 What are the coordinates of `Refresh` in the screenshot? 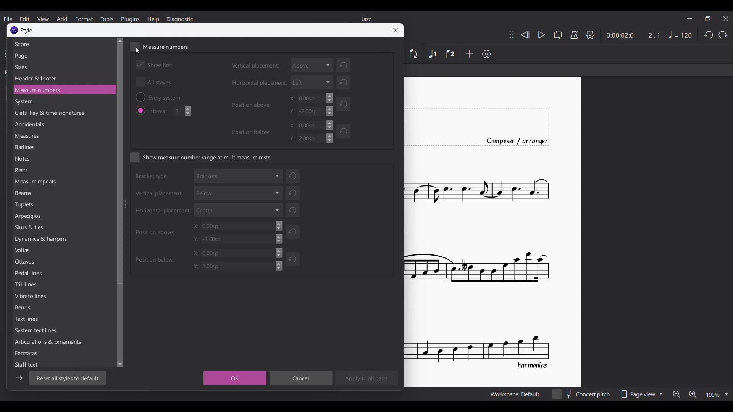 It's located at (295, 232).